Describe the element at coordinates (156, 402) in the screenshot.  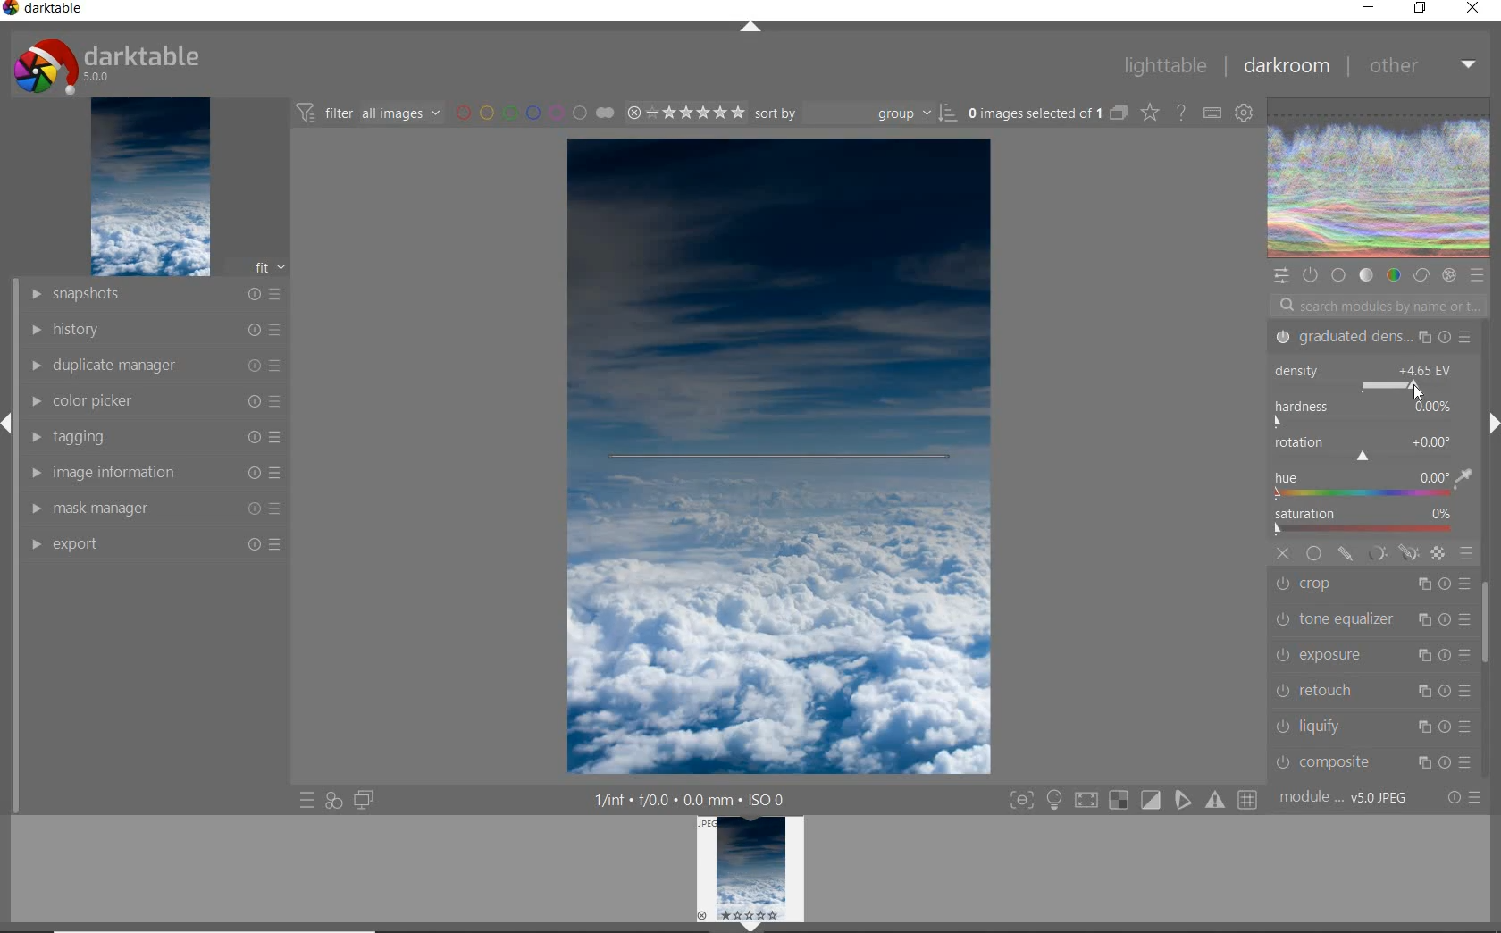
I see `COLOR PICKER` at that location.